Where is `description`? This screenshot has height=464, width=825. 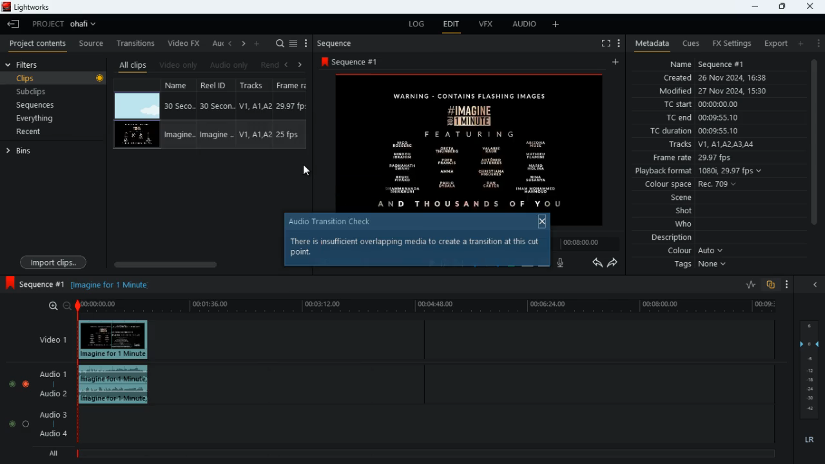 description is located at coordinates (672, 238).